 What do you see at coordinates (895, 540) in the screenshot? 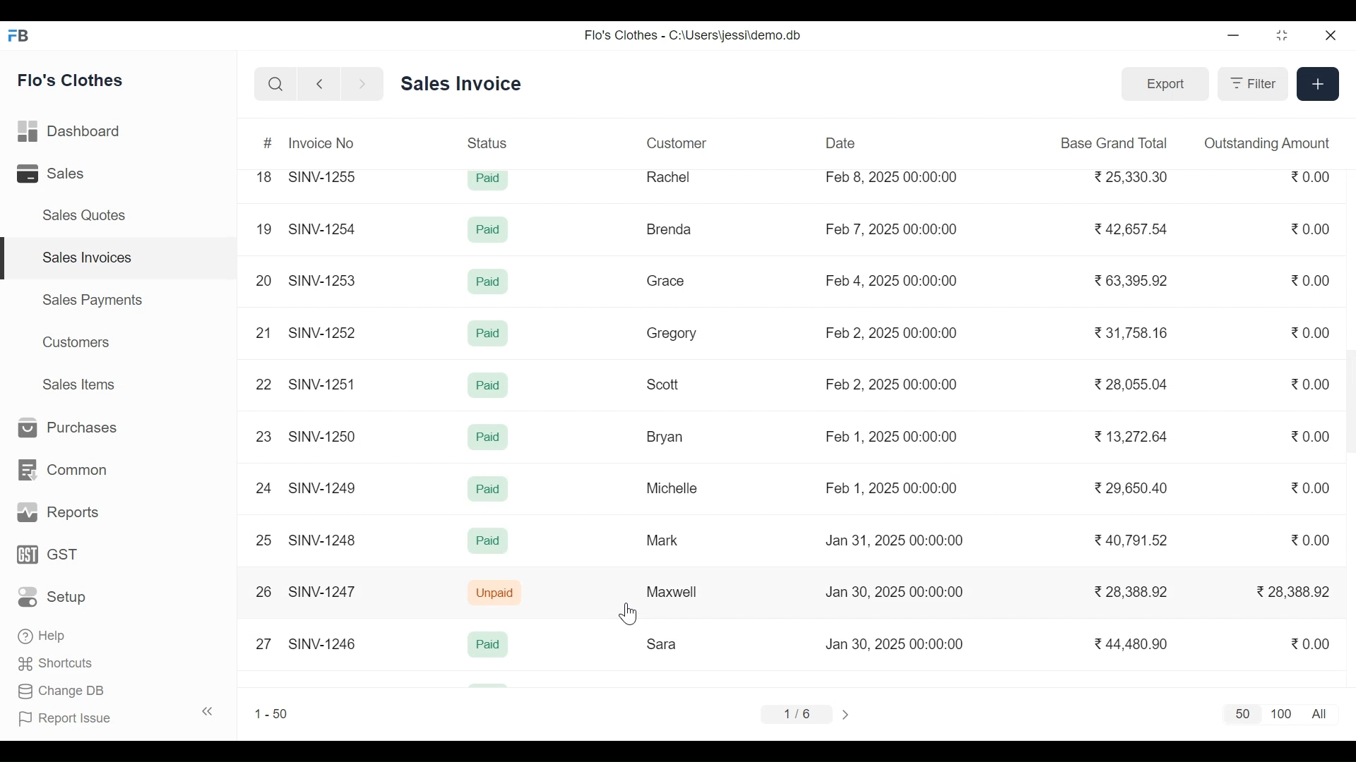
I see `Jan 31, 2025 00:00:00` at bounding box center [895, 540].